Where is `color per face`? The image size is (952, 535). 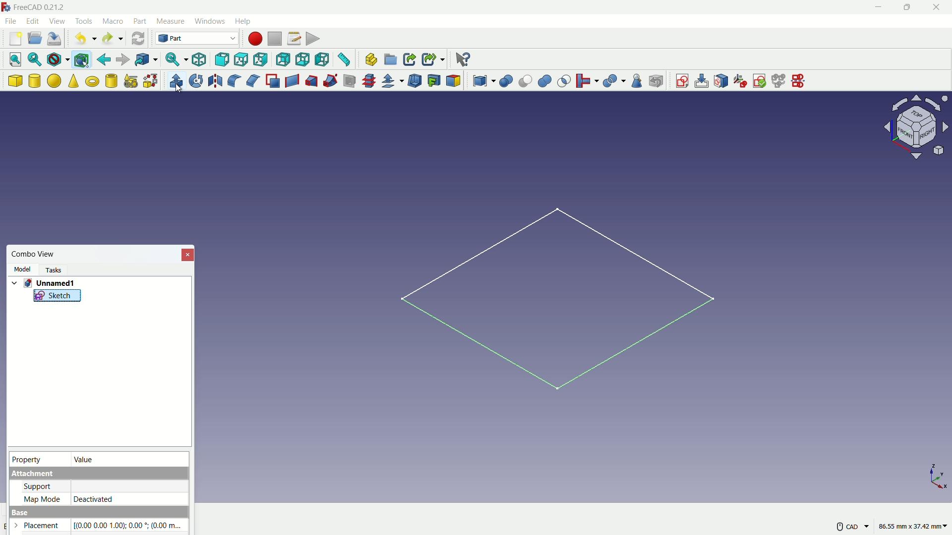
color per face is located at coordinates (454, 81).